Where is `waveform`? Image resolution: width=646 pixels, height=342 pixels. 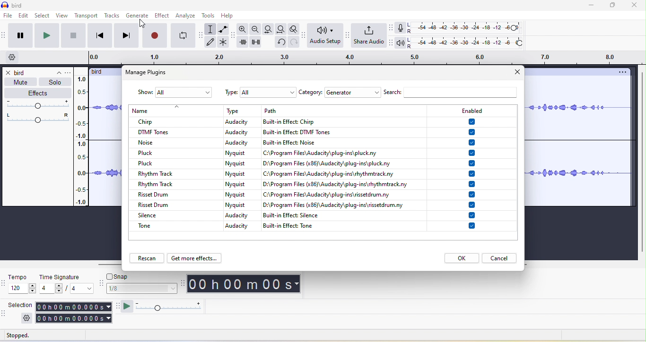
waveform is located at coordinates (105, 141).